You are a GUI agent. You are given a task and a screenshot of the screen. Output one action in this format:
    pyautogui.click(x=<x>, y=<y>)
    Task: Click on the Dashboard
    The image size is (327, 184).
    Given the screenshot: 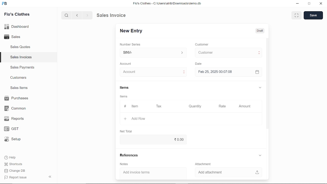 What is the action you would take?
    pyautogui.click(x=17, y=27)
    